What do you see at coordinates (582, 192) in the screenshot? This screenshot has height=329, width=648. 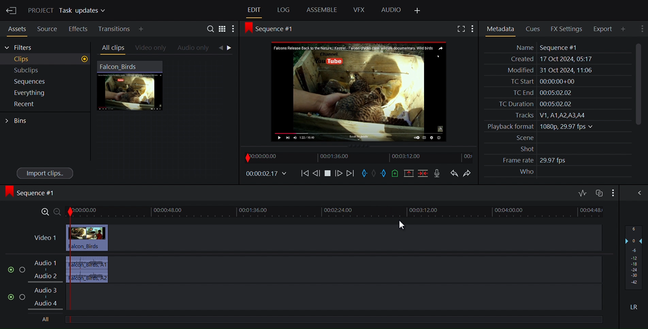 I see `Toggle audio editing levels` at bounding box center [582, 192].